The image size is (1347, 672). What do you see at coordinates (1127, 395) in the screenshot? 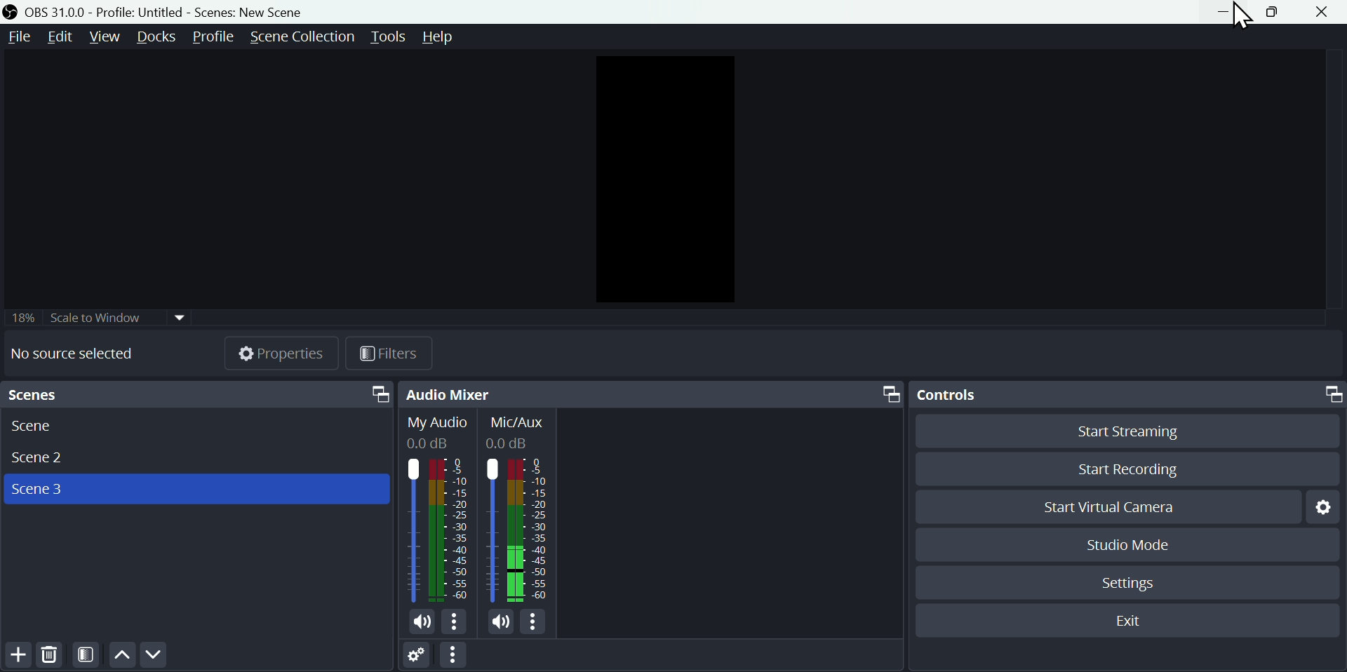
I see `Controls` at bounding box center [1127, 395].